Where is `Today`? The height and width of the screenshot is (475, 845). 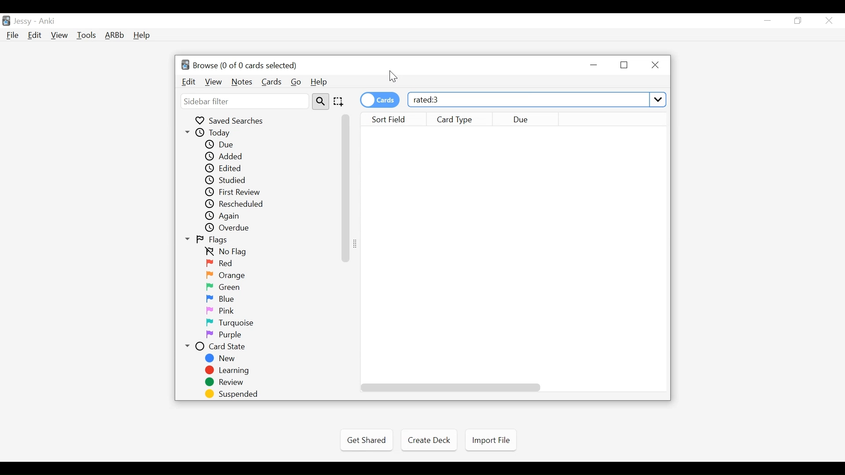 Today is located at coordinates (216, 133).